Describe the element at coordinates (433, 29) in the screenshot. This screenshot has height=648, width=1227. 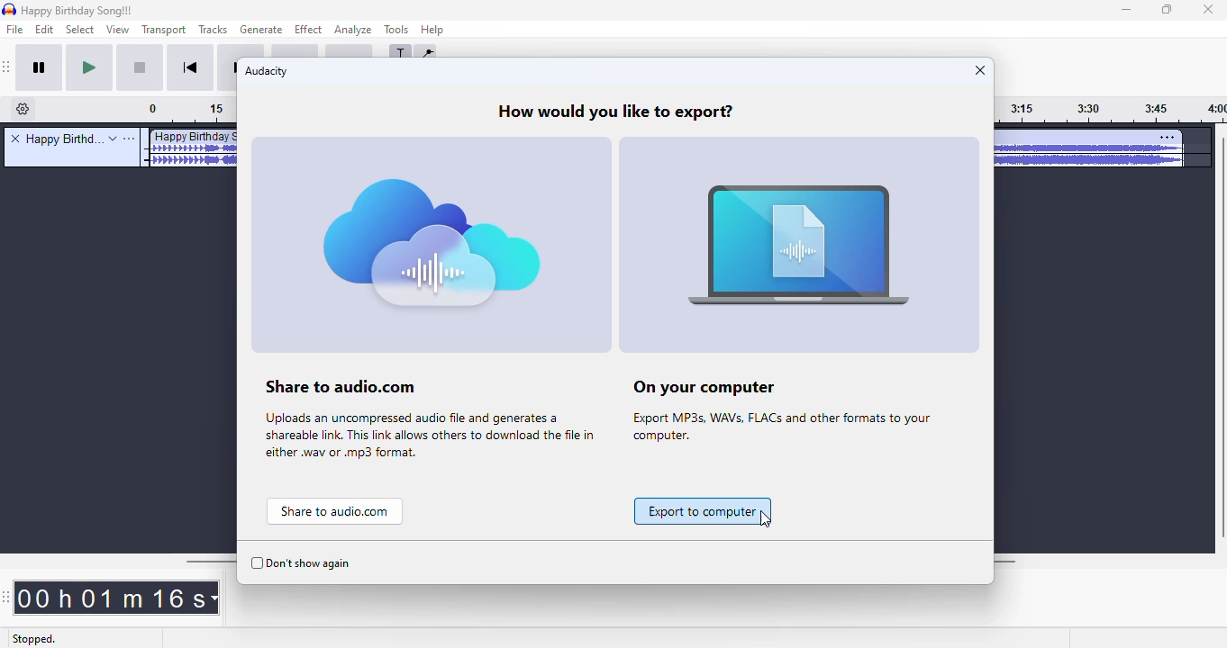
I see `help` at that location.